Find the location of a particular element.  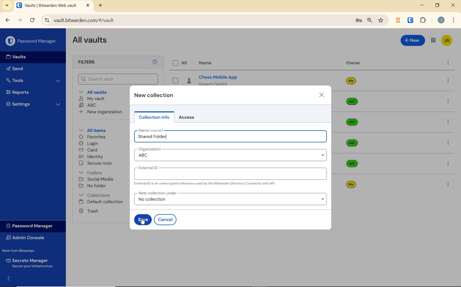

cancel is located at coordinates (165, 220).